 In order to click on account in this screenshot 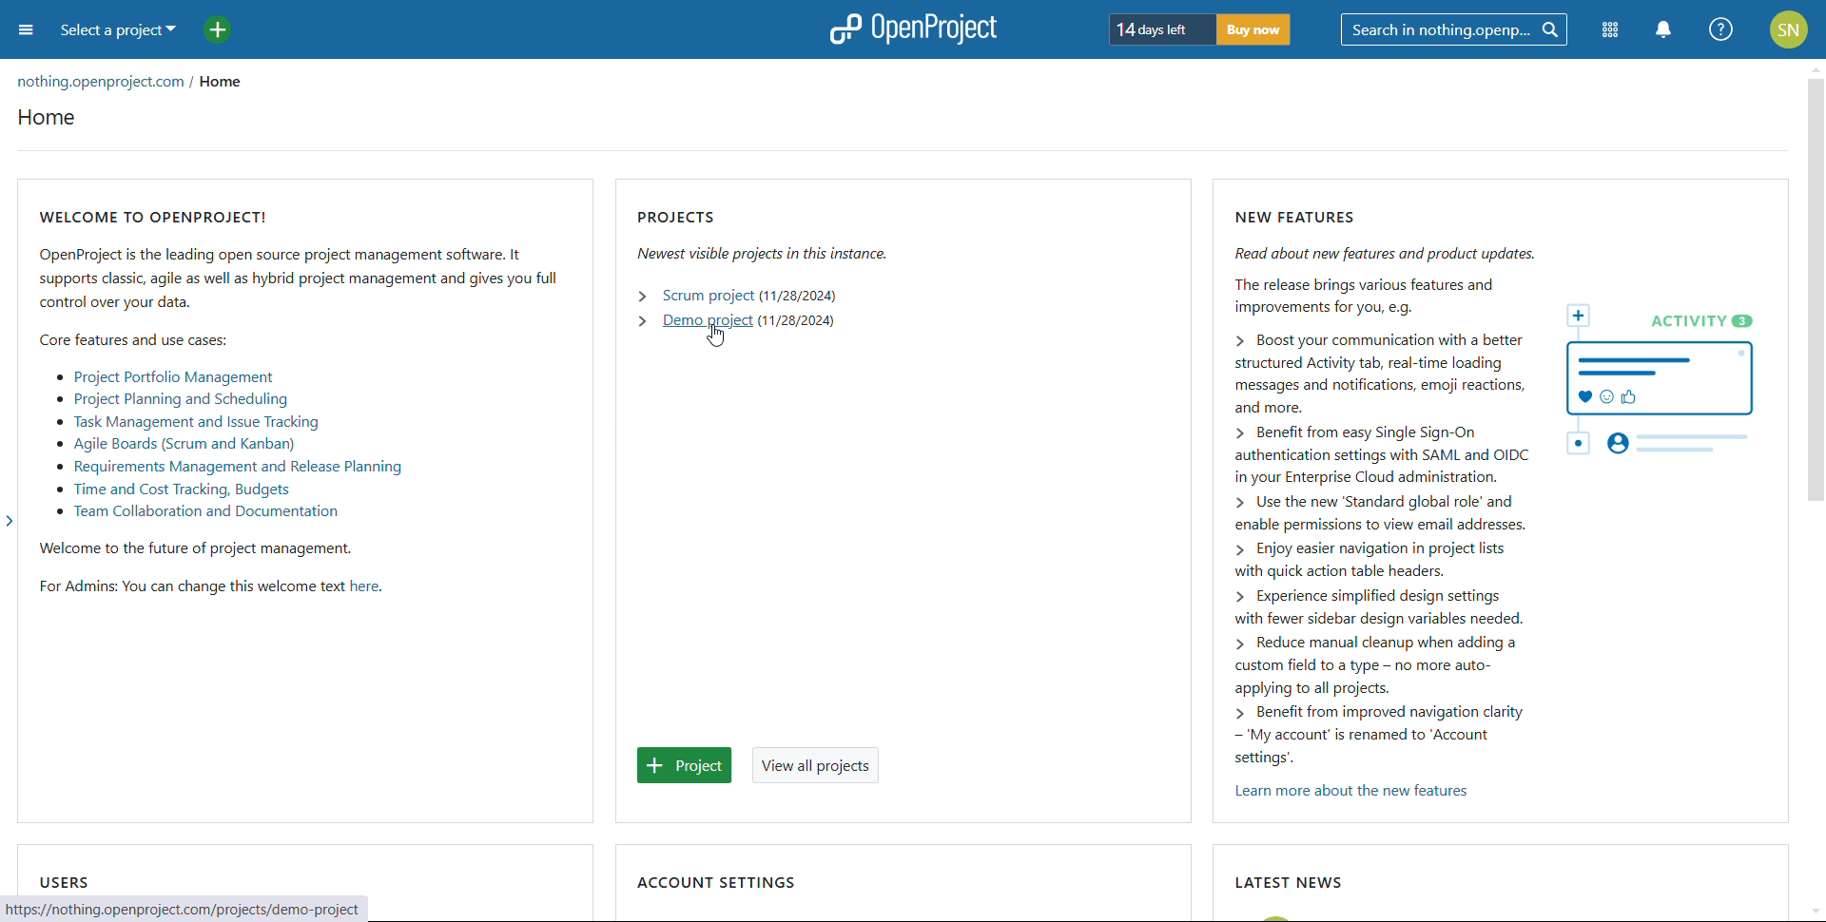, I will do `click(1788, 29)`.